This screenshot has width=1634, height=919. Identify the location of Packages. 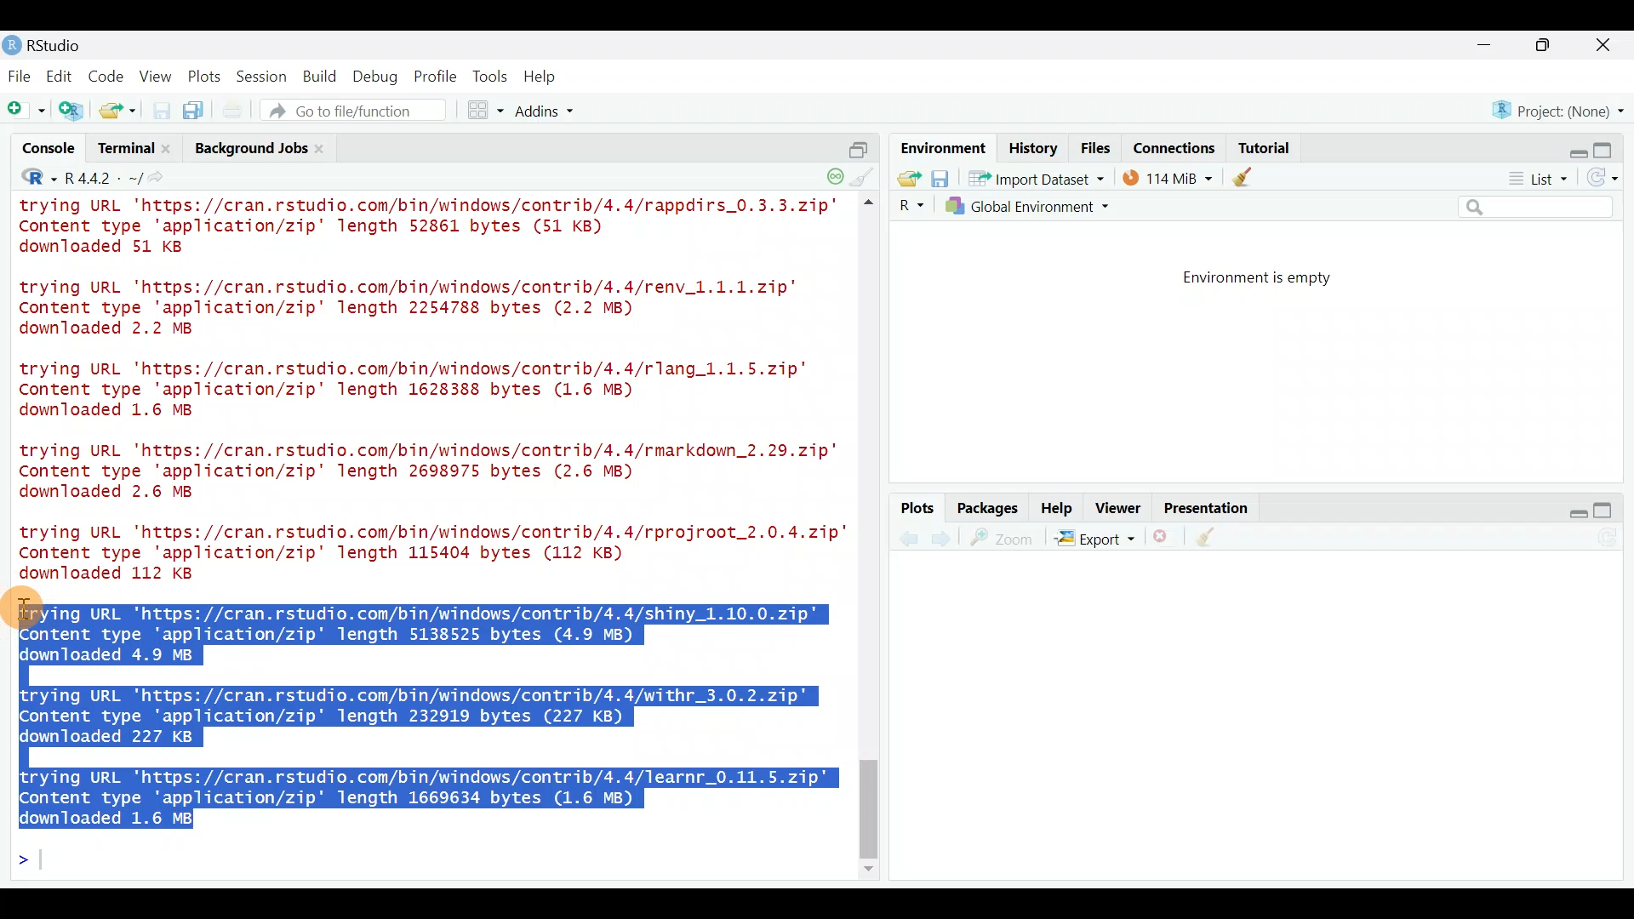
(986, 507).